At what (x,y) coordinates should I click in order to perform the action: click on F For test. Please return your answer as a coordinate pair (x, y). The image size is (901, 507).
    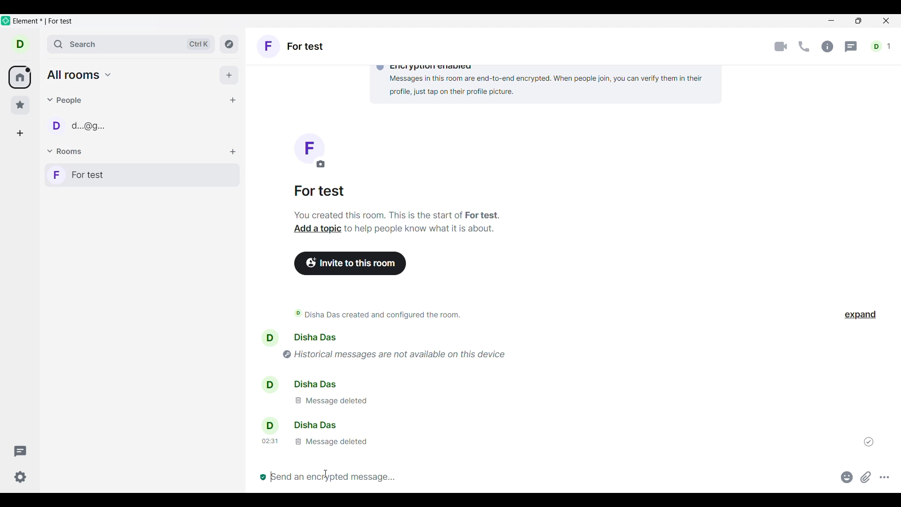
    Looking at the image, I should click on (137, 176).